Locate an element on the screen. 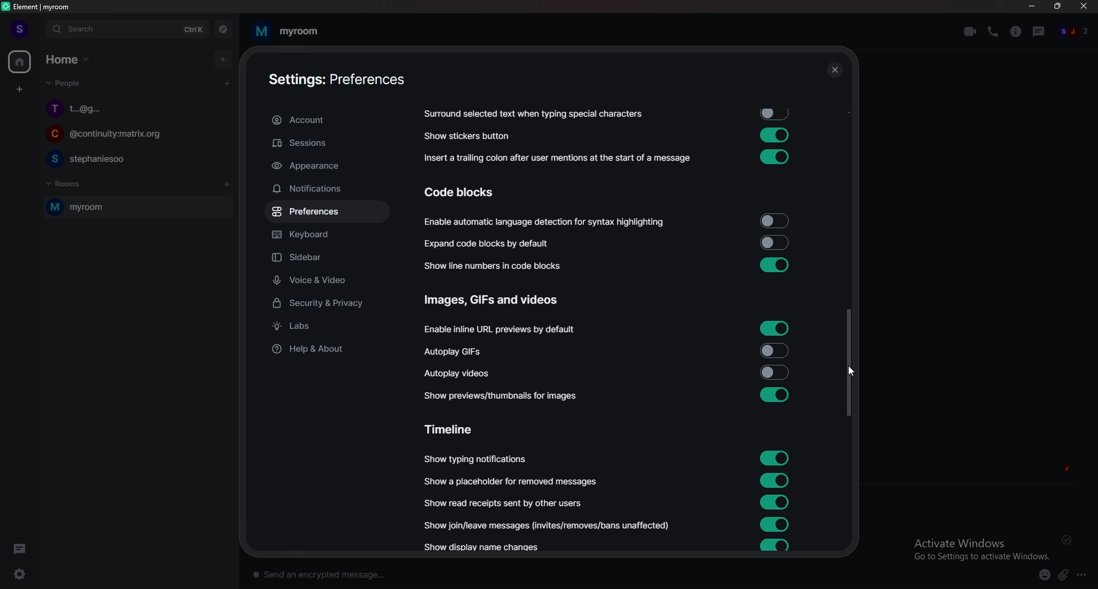 The image size is (1098, 589). minimize is located at coordinates (1032, 6).